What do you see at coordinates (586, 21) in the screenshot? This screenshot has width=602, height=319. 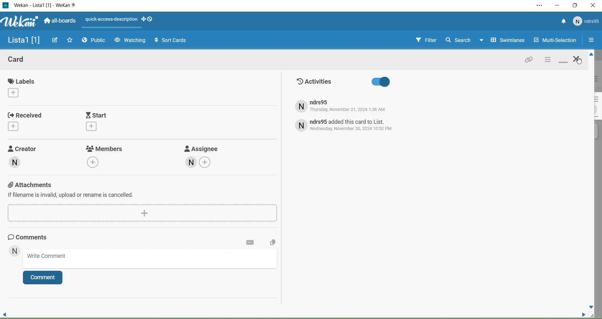 I see `User` at bounding box center [586, 21].